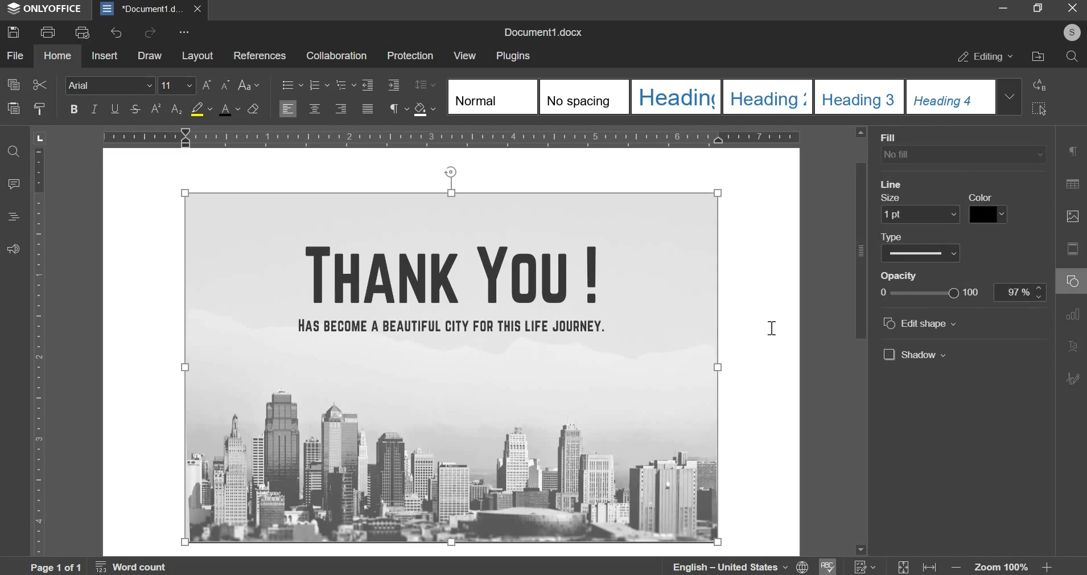  Describe the element at coordinates (1000, 154) in the screenshot. I see `line spacing distance` at that location.